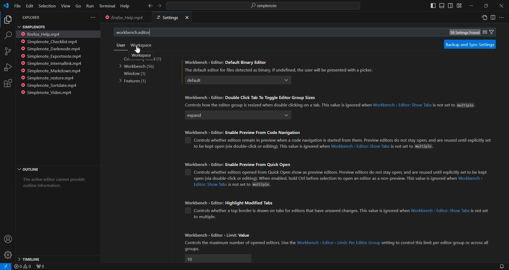 The image size is (509, 270). I want to click on setting to control this limit per editor group or across all, so click(436, 242).